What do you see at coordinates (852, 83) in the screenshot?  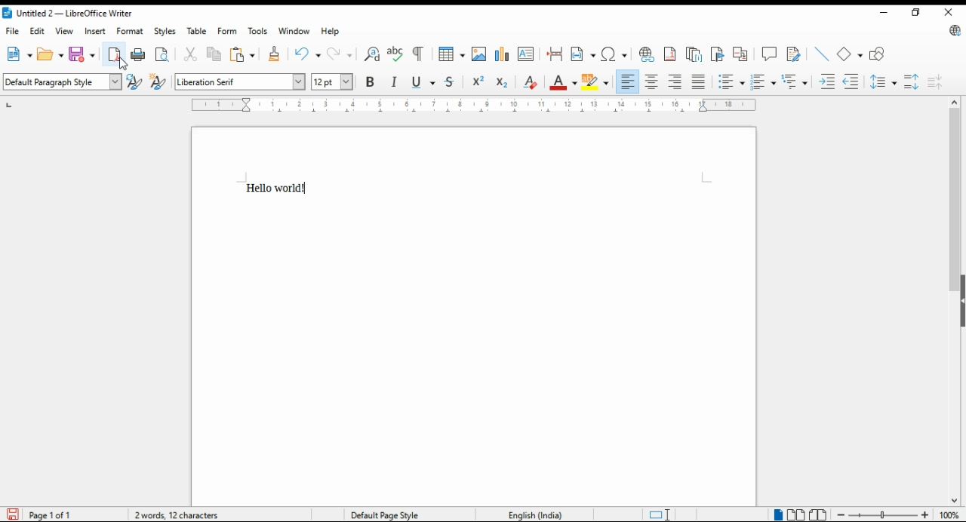 I see `decrease indent` at bounding box center [852, 83].